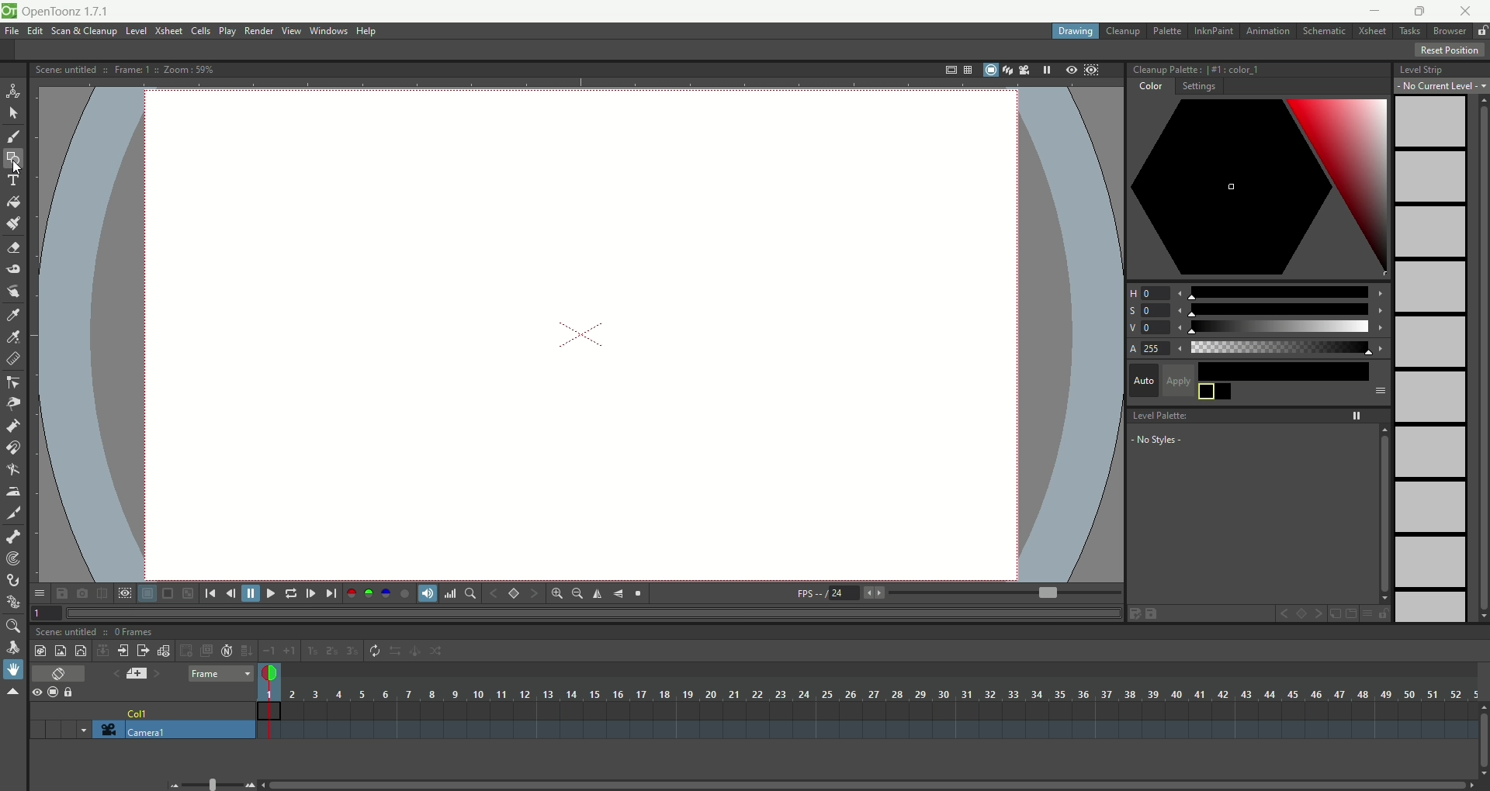 The image size is (1490, 791). I want to click on new vector level, so click(81, 651).